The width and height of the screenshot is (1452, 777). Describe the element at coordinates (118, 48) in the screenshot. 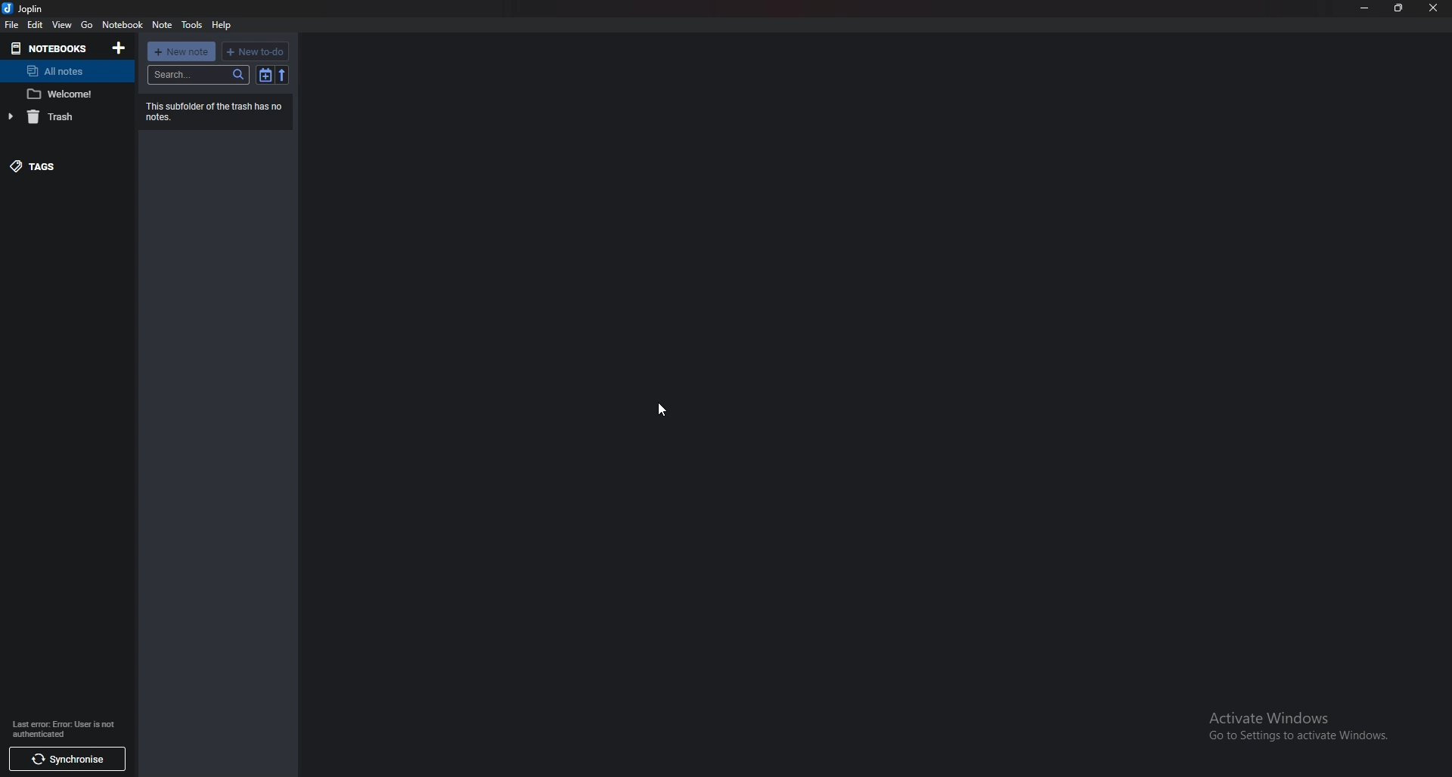

I see `Add notebooks` at that location.